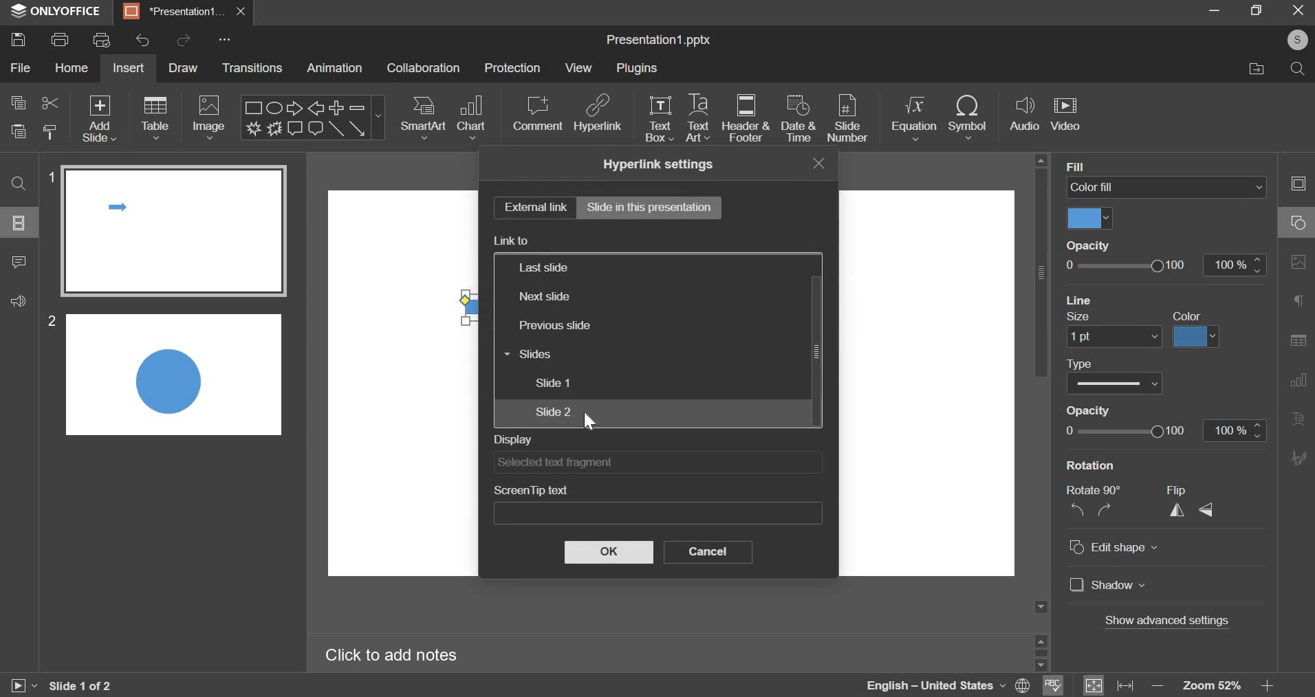  What do you see at coordinates (1166, 188) in the screenshot?
I see `color fill` at bounding box center [1166, 188].